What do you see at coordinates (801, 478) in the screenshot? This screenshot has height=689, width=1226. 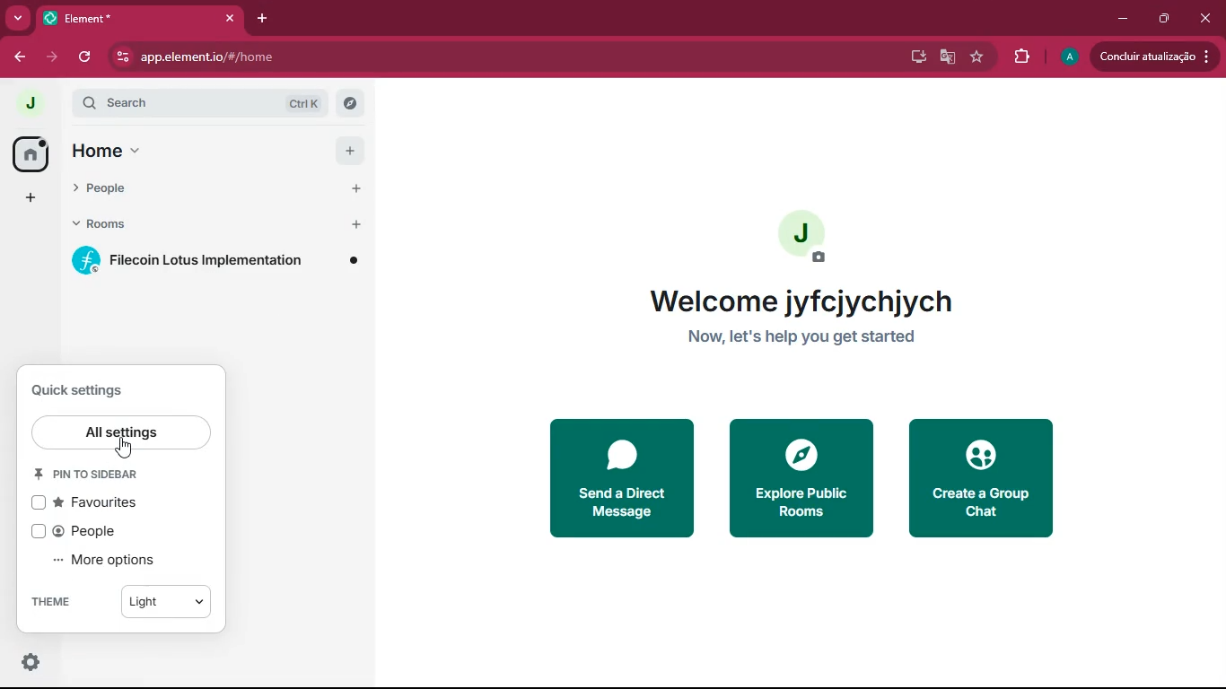 I see `explore public rooms` at bounding box center [801, 478].